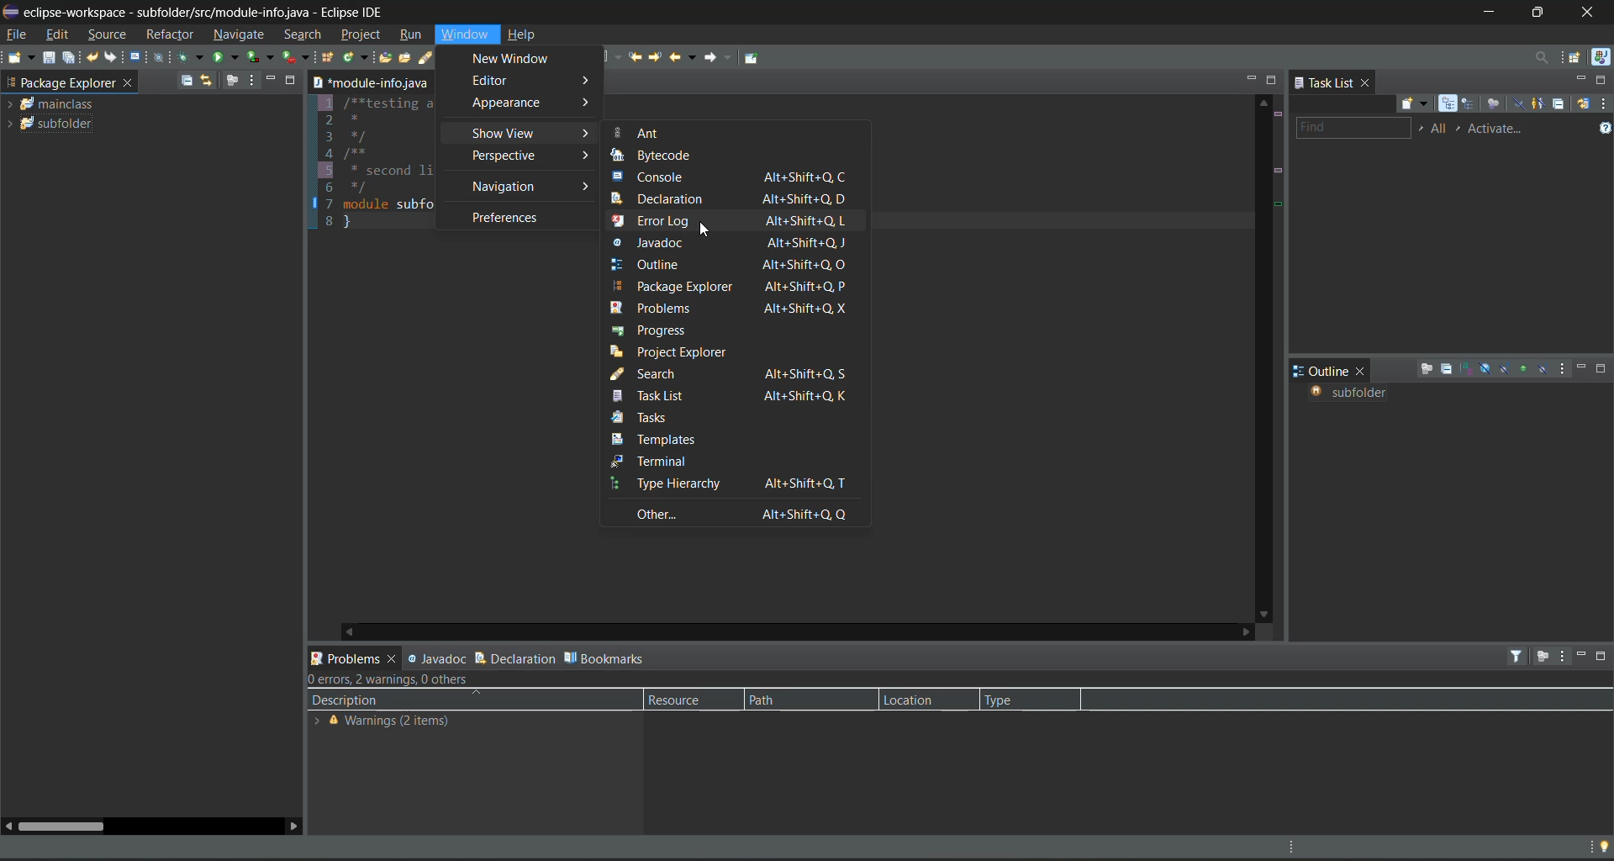 This screenshot has height=861, width=1614. I want to click on minimize, so click(1580, 655).